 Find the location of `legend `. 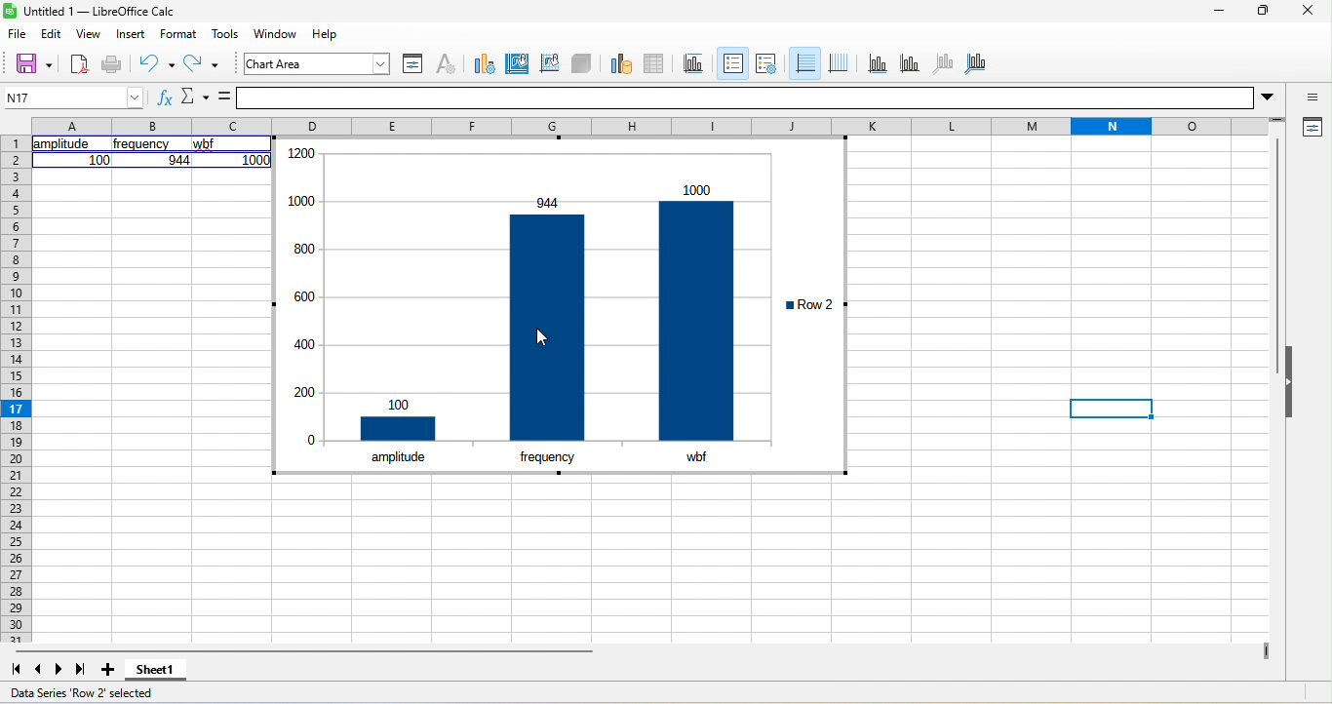

legend  is located at coordinates (767, 66).